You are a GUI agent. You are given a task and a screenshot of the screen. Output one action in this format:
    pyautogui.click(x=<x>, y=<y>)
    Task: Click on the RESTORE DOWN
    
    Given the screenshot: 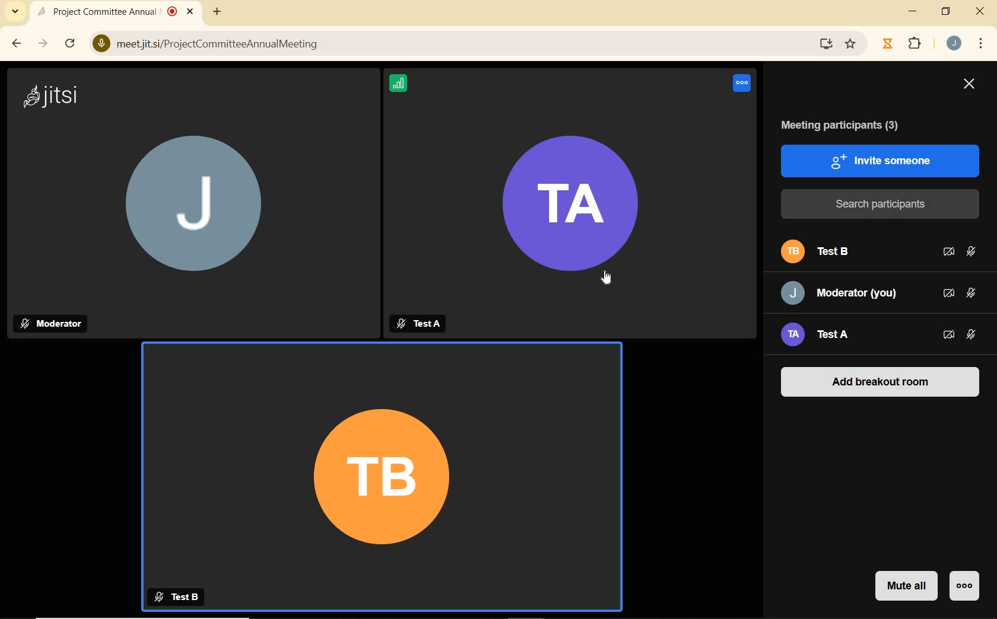 What is the action you would take?
    pyautogui.click(x=946, y=12)
    